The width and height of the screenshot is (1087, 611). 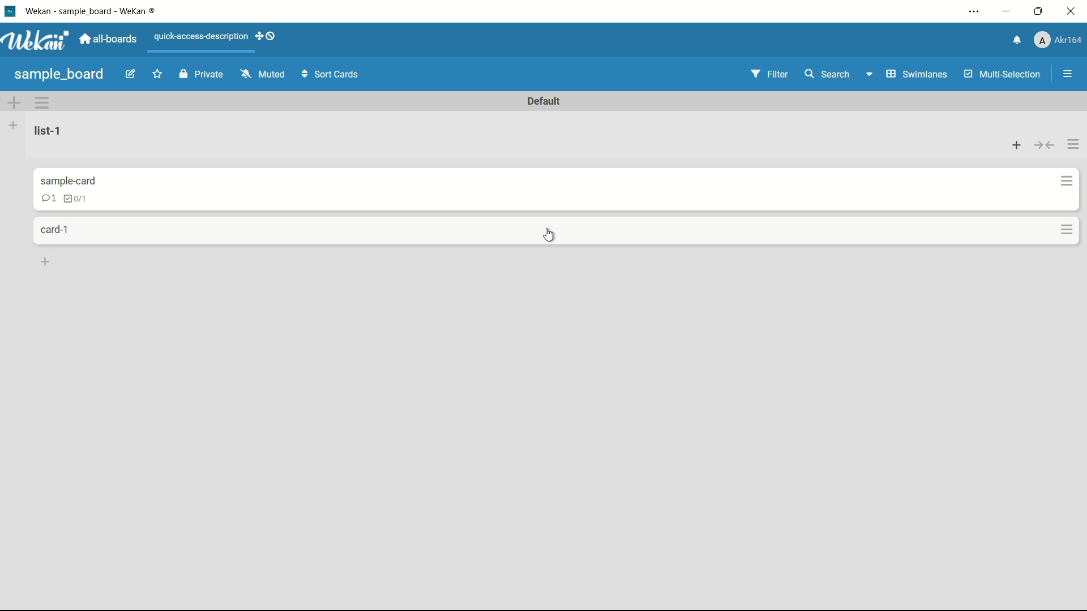 I want to click on checklist, so click(x=74, y=199).